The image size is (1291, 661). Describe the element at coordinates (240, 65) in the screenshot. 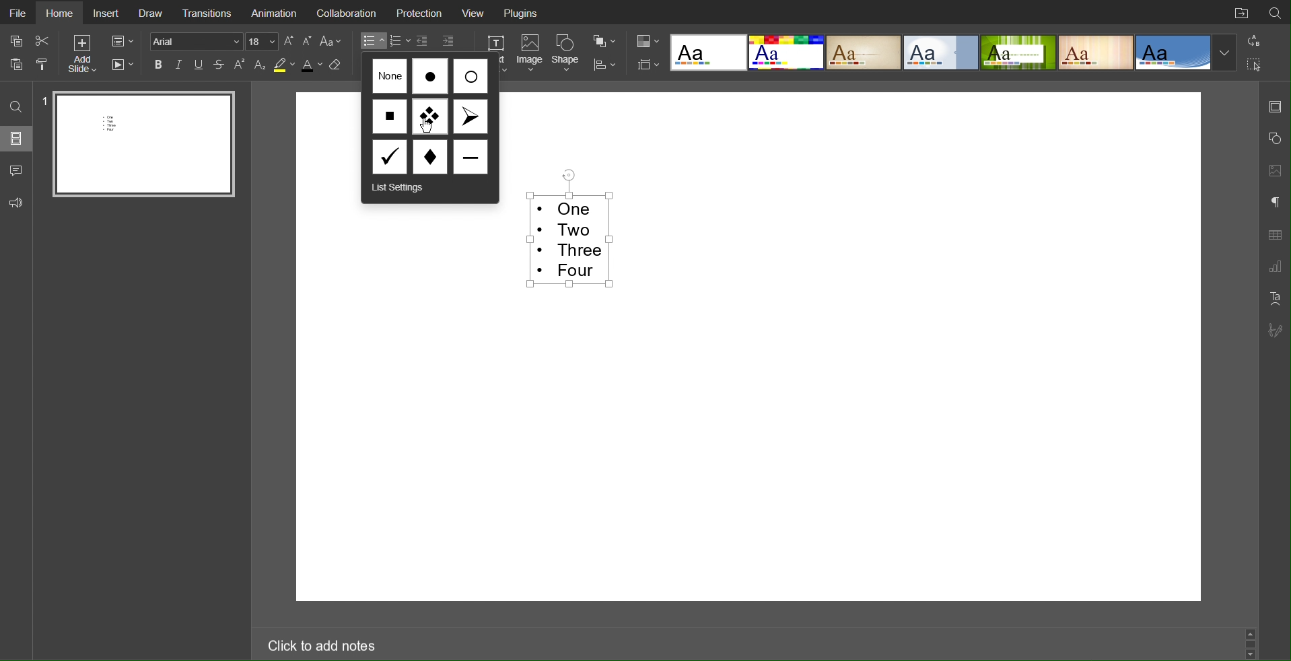

I see `Superscript` at that location.